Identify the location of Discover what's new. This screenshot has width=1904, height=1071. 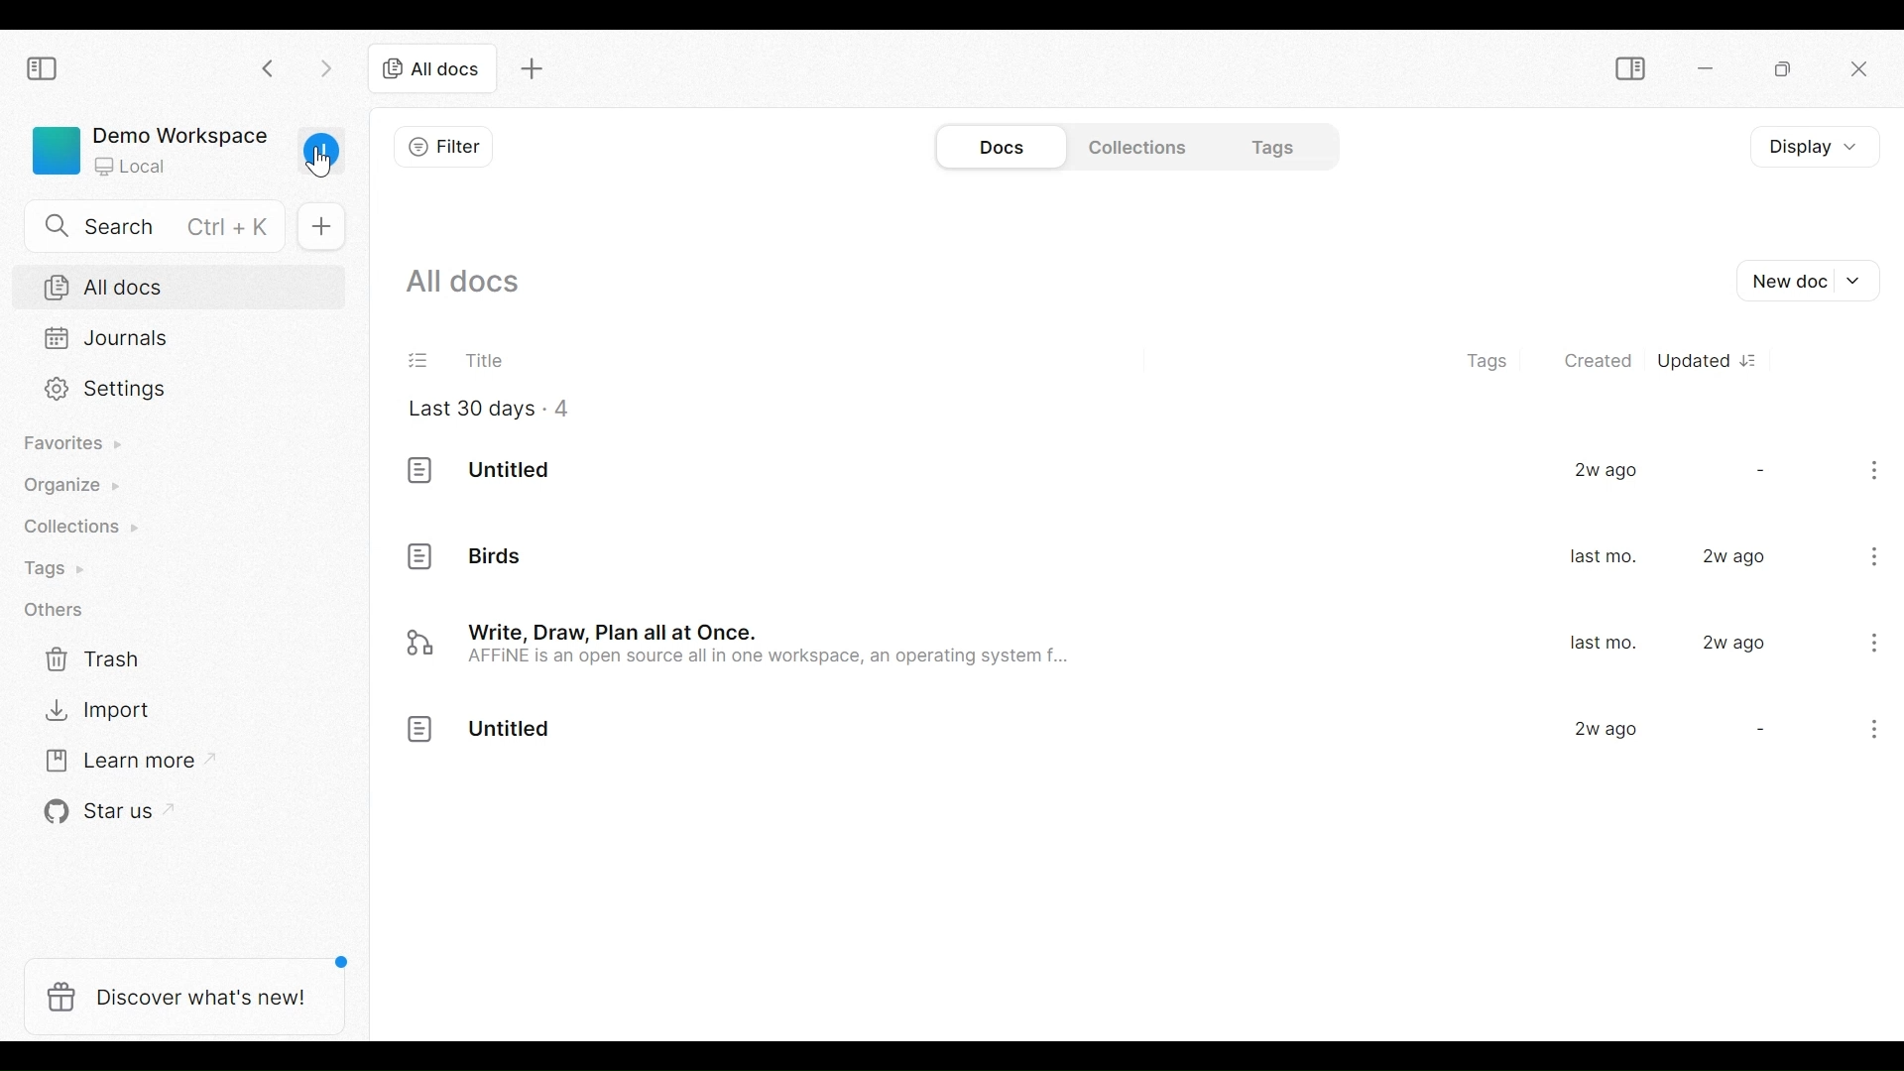
(182, 999).